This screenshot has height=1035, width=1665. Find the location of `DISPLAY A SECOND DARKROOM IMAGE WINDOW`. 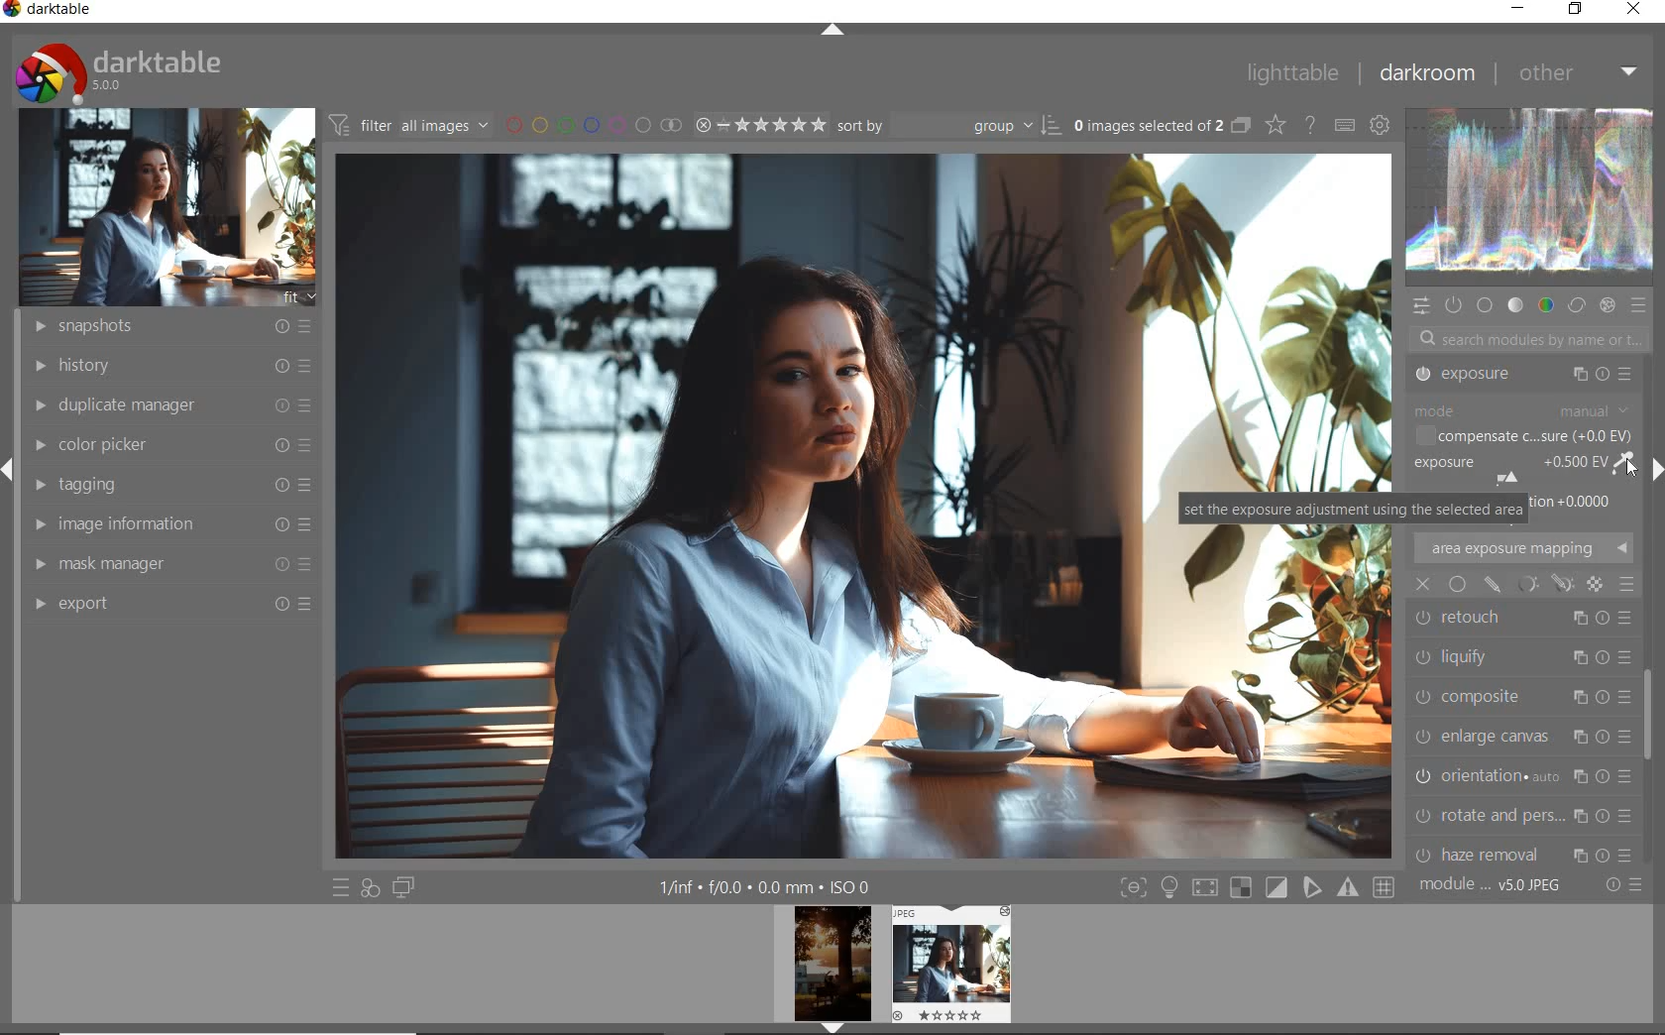

DISPLAY A SECOND DARKROOM IMAGE WINDOW is located at coordinates (404, 888).